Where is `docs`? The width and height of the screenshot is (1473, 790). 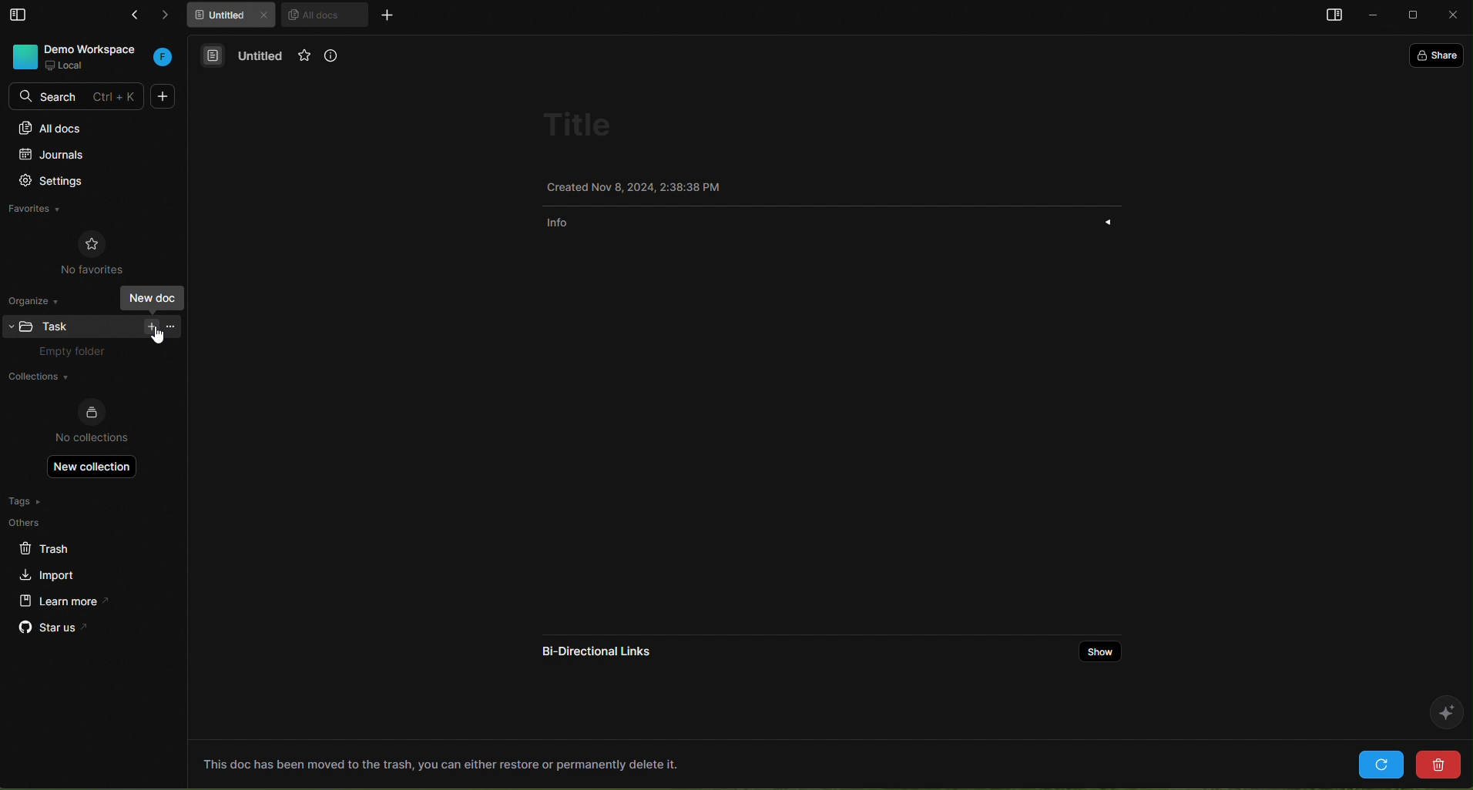 docs is located at coordinates (213, 55).